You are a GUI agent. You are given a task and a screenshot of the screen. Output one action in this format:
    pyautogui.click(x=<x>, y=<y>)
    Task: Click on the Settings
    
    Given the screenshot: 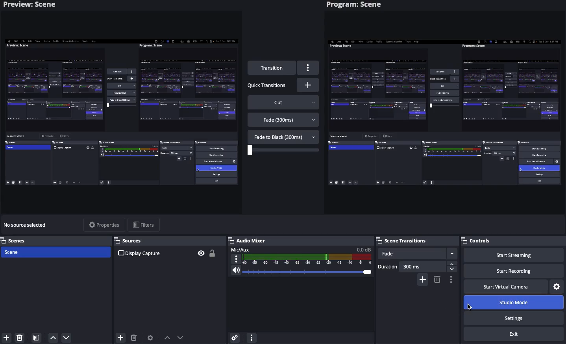 What is the action you would take?
    pyautogui.click(x=515, y=318)
    